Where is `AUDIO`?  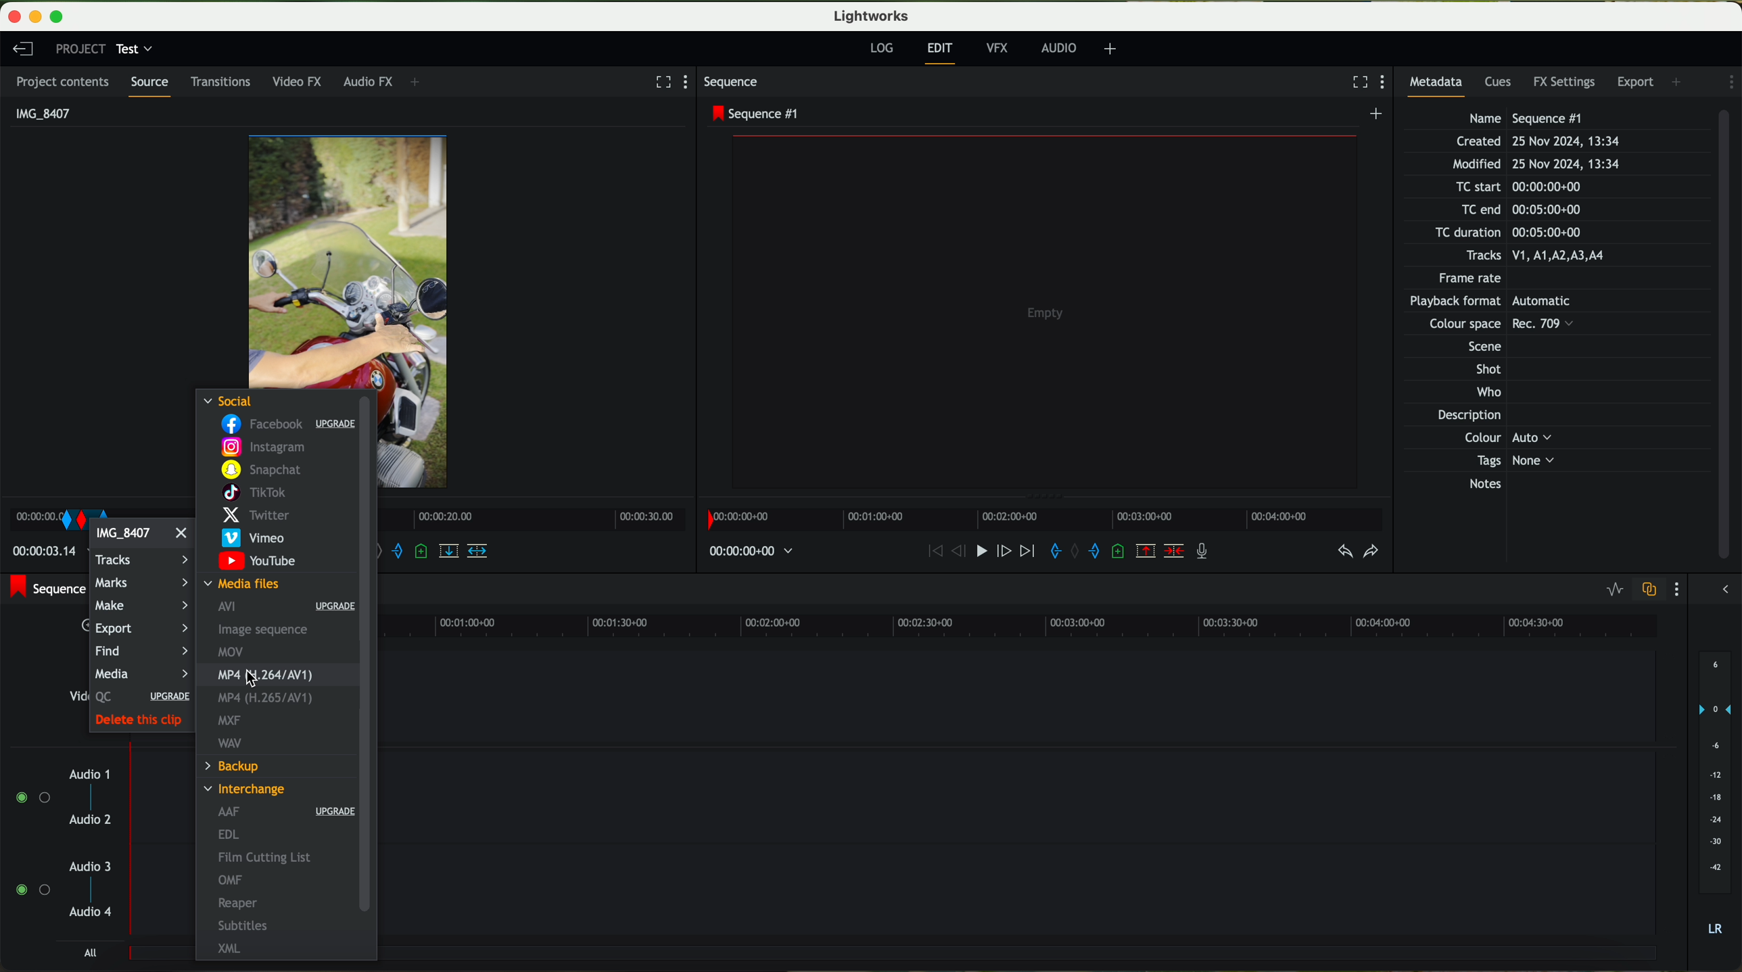
AUDIO is located at coordinates (1056, 48).